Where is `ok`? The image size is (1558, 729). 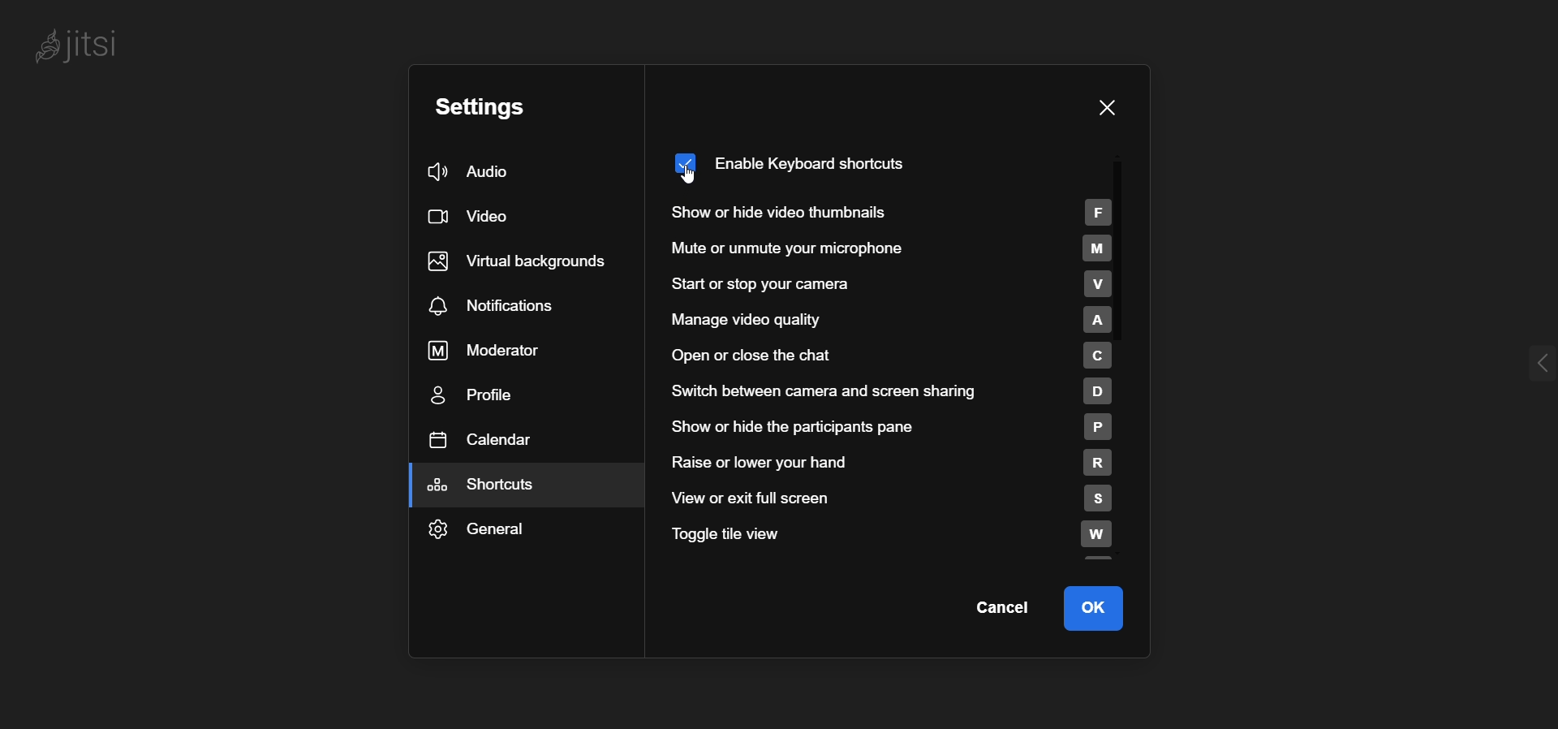
ok is located at coordinates (1106, 608).